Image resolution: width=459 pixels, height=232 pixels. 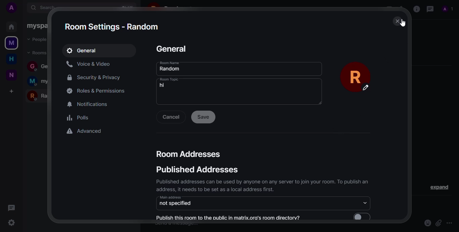 I want to click on room settings, so click(x=113, y=27).